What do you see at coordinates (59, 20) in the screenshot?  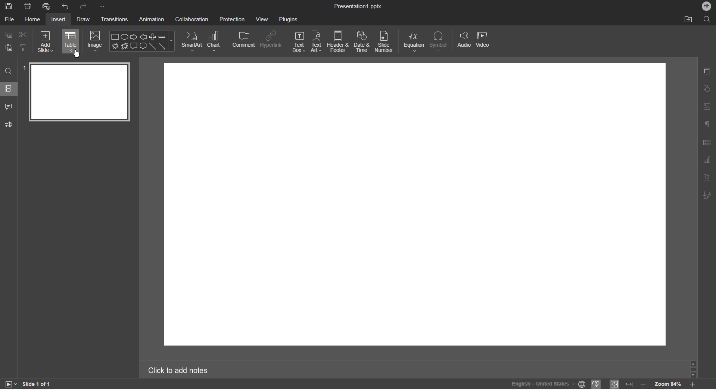 I see `Insert` at bounding box center [59, 20].